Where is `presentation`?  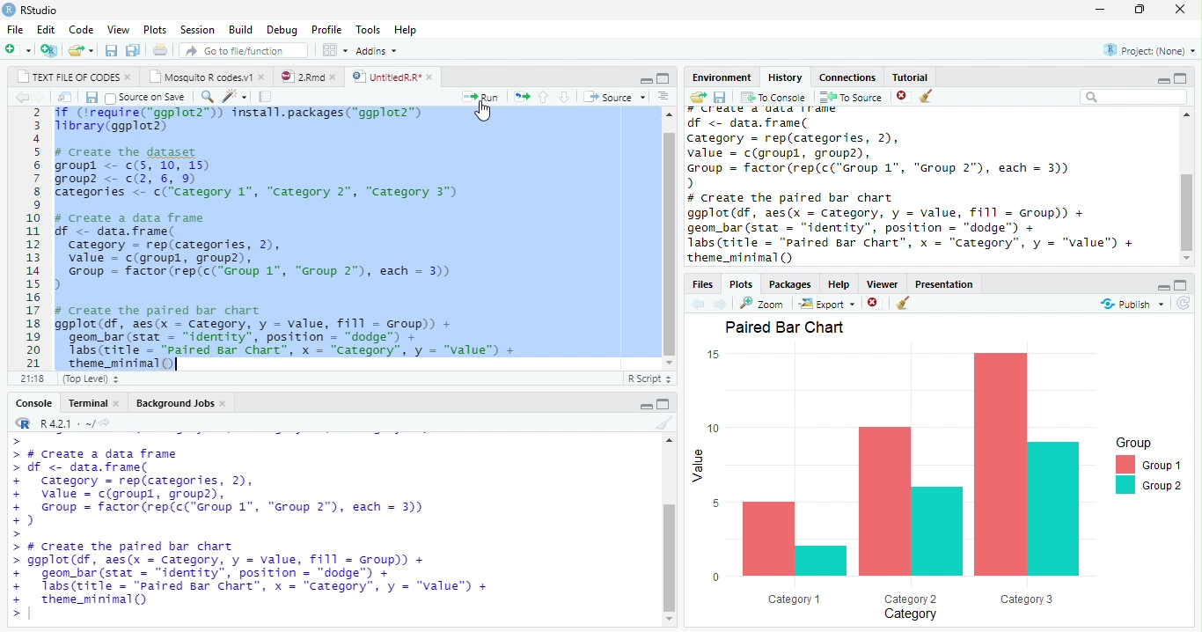 presentation is located at coordinates (953, 283).